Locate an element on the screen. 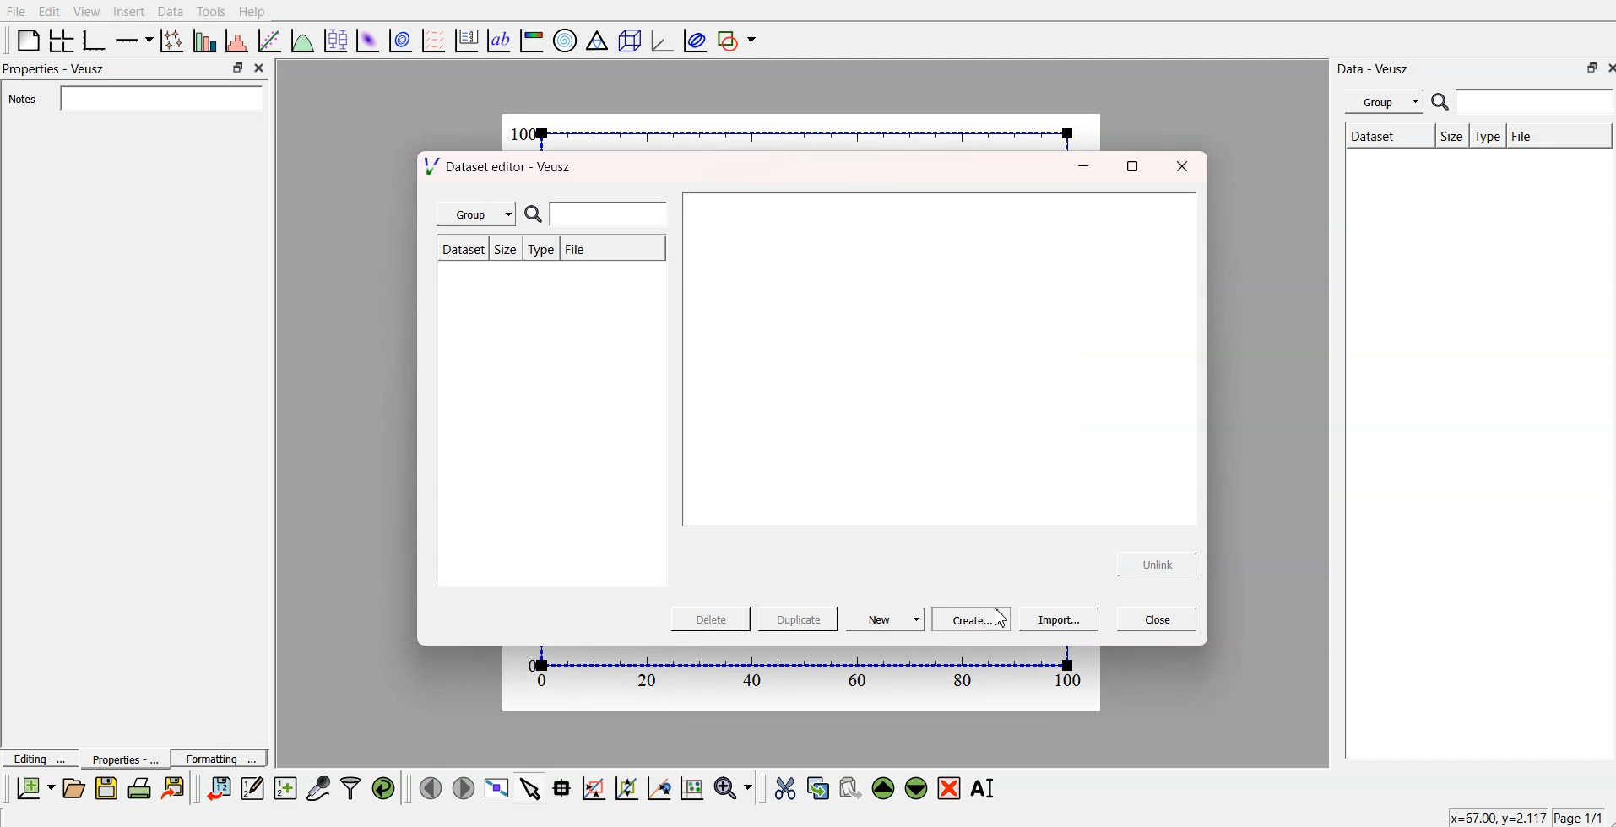 The width and height of the screenshot is (1616, 827). New is located at coordinates (890, 619).